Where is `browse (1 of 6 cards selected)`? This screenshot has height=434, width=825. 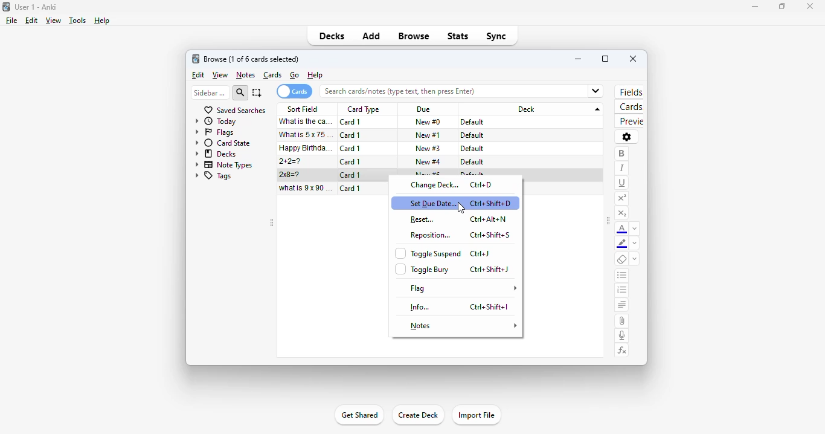 browse (1 of 6 cards selected) is located at coordinates (252, 59).